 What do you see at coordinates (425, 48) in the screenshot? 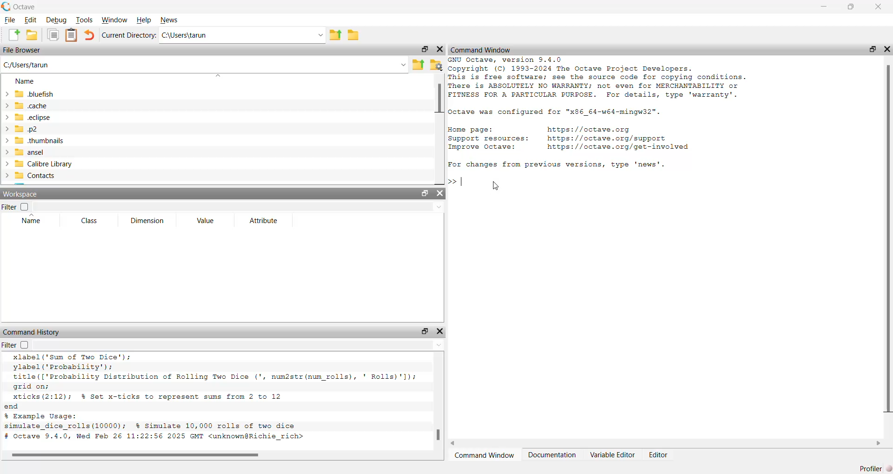
I see `Maximize` at bounding box center [425, 48].